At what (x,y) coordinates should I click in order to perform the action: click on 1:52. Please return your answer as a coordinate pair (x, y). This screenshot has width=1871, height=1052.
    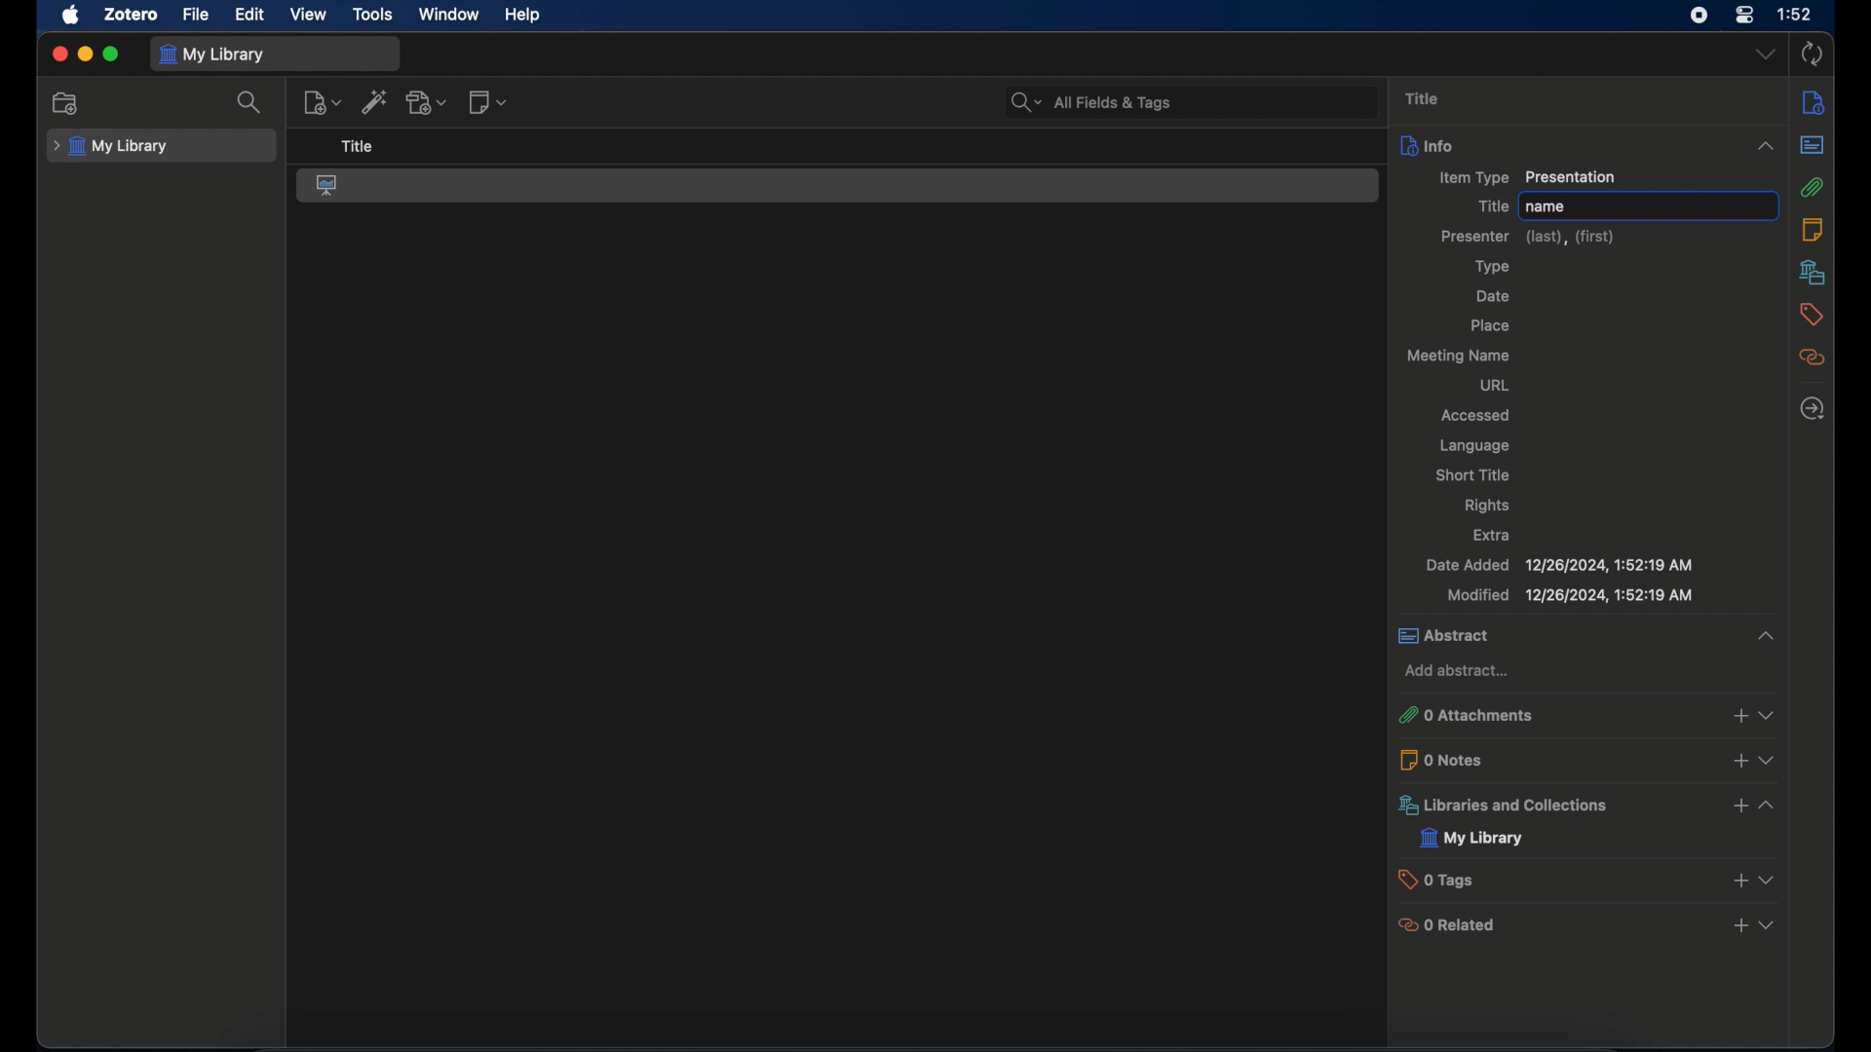
    Looking at the image, I should click on (1796, 14).